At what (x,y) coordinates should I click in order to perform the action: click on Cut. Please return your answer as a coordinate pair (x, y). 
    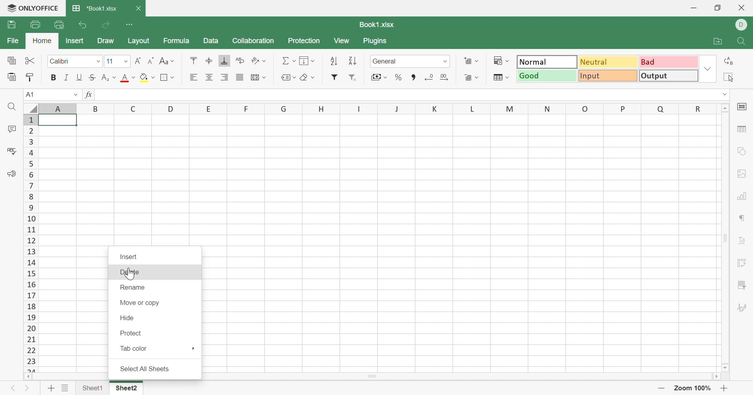
    Looking at the image, I should click on (30, 60).